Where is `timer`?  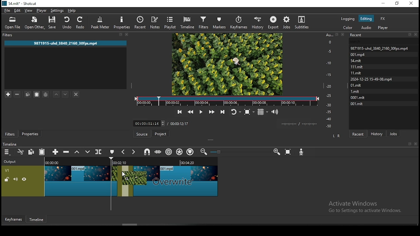
timer is located at coordinates (298, 124).